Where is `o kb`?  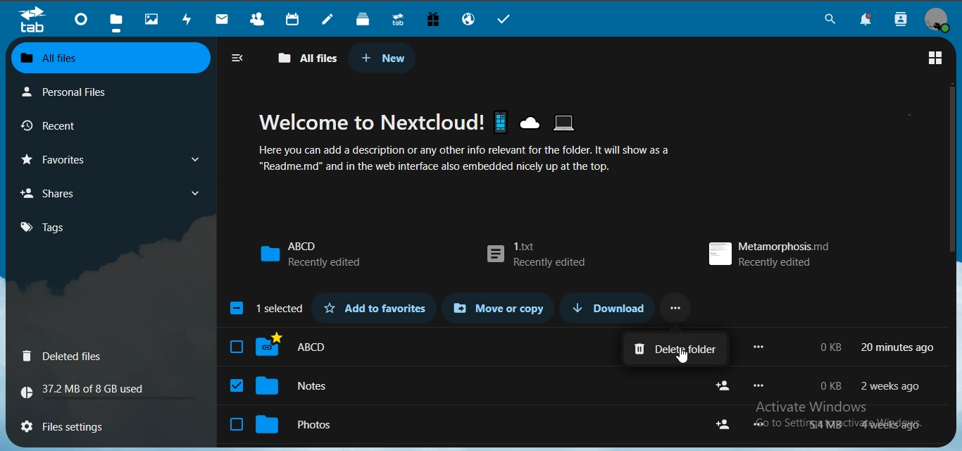 o kb is located at coordinates (827, 385).